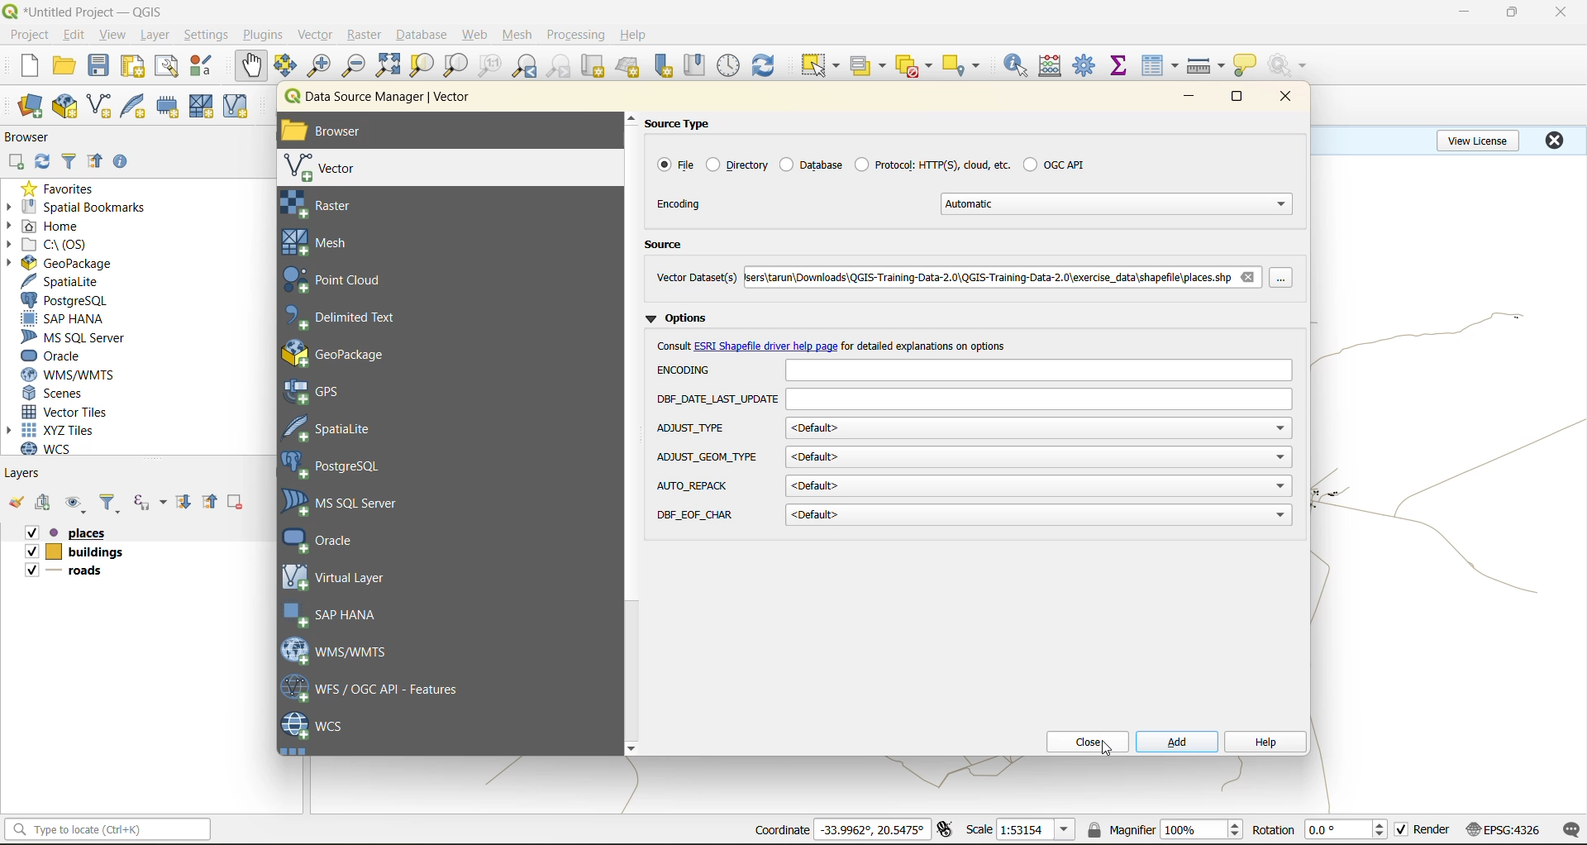 This screenshot has height=845, width=1587. Describe the element at coordinates (698, 515) in the screenshot. I see `dbf edf char` at that location.